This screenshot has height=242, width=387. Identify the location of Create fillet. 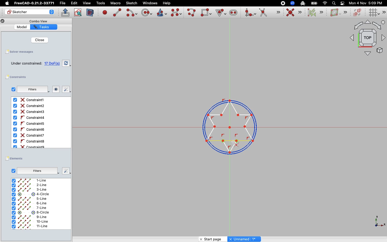
(250, 13).